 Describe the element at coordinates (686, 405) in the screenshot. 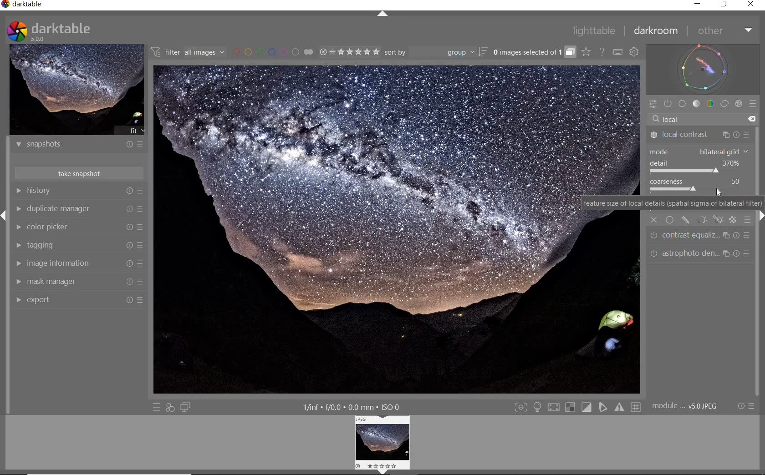

I see `Image info` at that location.